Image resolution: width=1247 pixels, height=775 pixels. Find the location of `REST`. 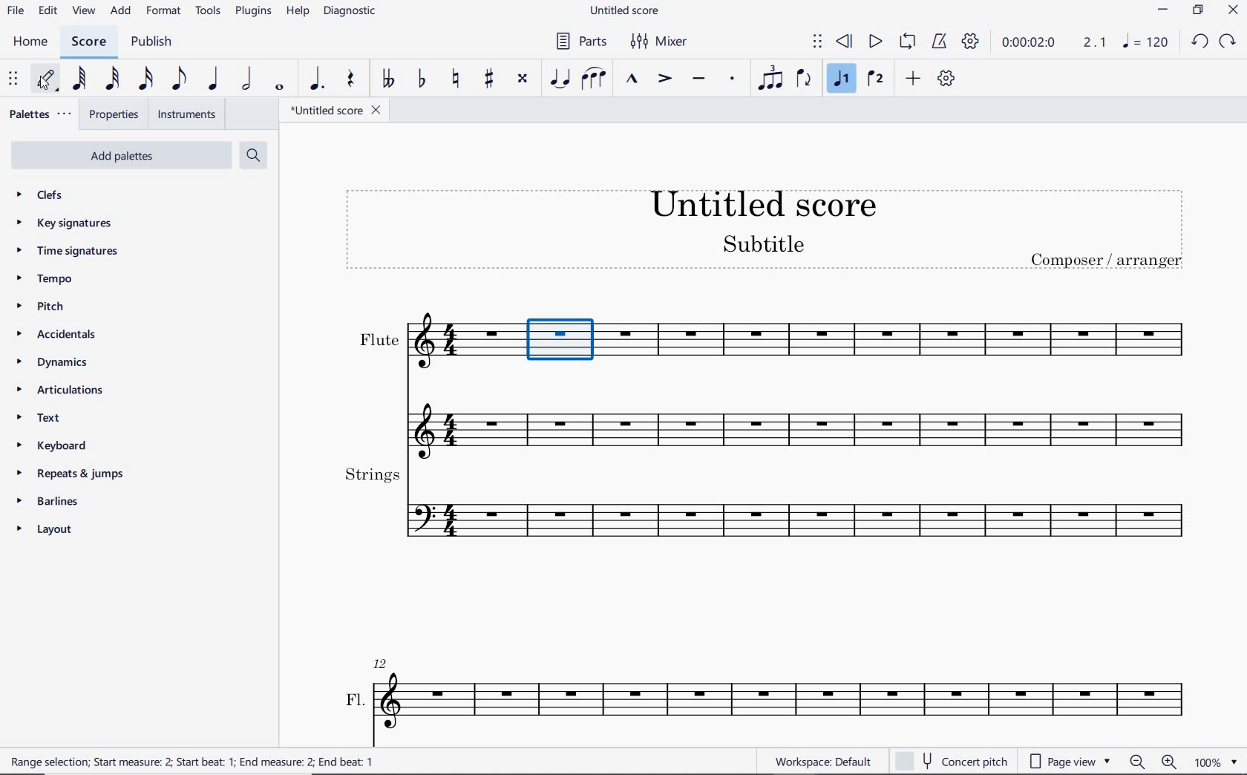

REST is located at coordinates (349, 80).